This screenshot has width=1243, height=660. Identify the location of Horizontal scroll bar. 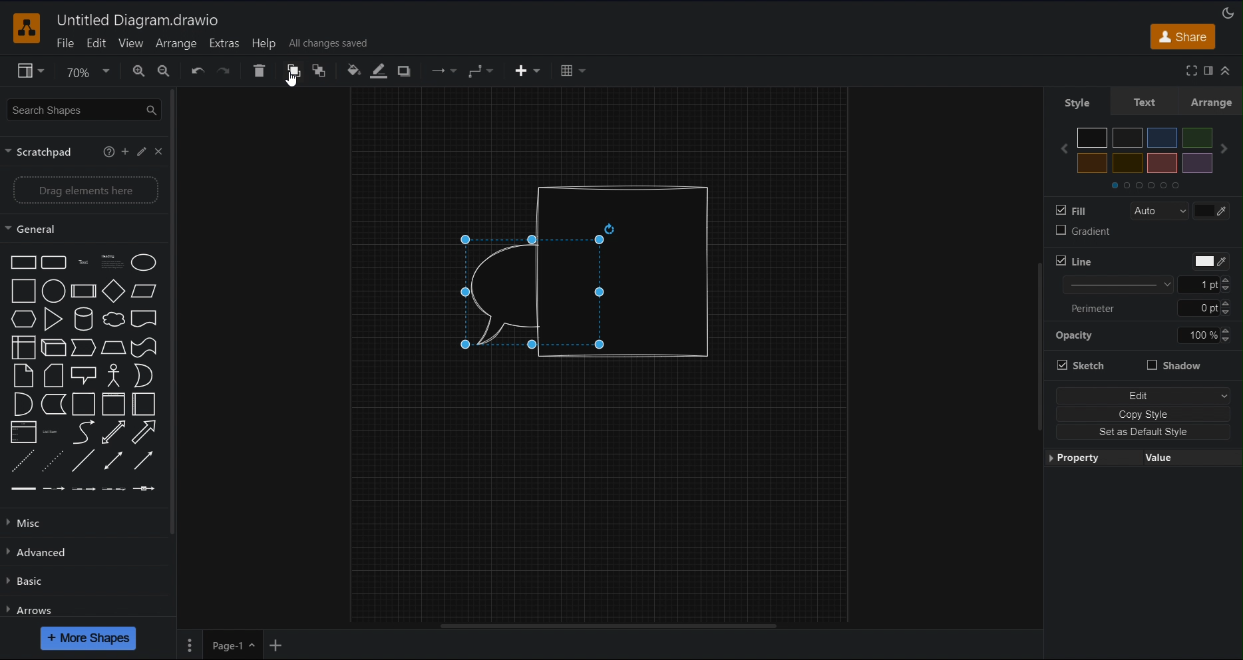
(609, 626).